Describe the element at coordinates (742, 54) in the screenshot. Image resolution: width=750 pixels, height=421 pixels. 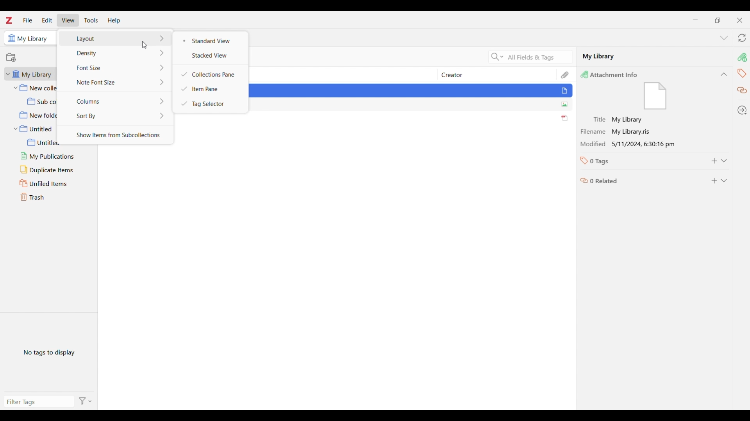
I see `Attachments` at that location.